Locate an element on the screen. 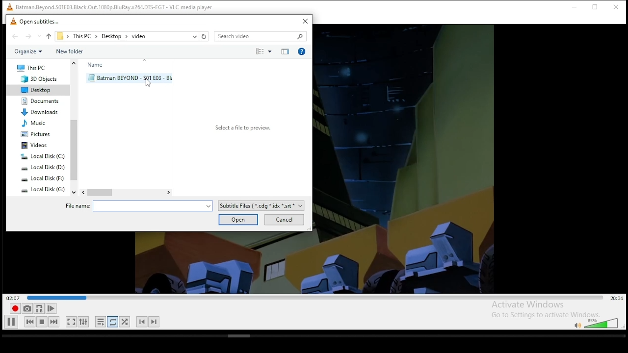 Image resolution: width=628 pixels, height=353 pixels. show extended settings is located at coordinates (83, 322).